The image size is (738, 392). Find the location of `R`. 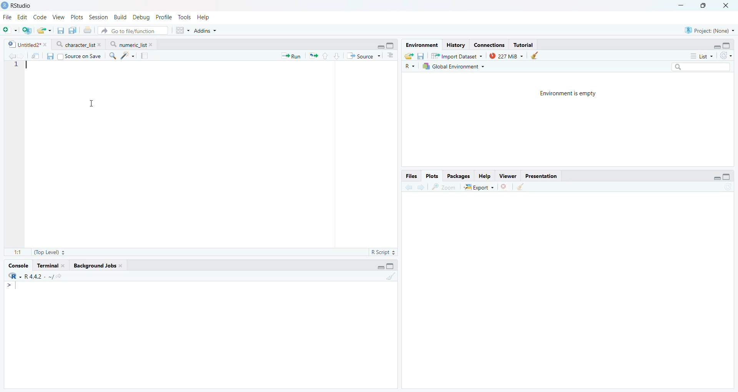

R is located at coordinates (411, 66).